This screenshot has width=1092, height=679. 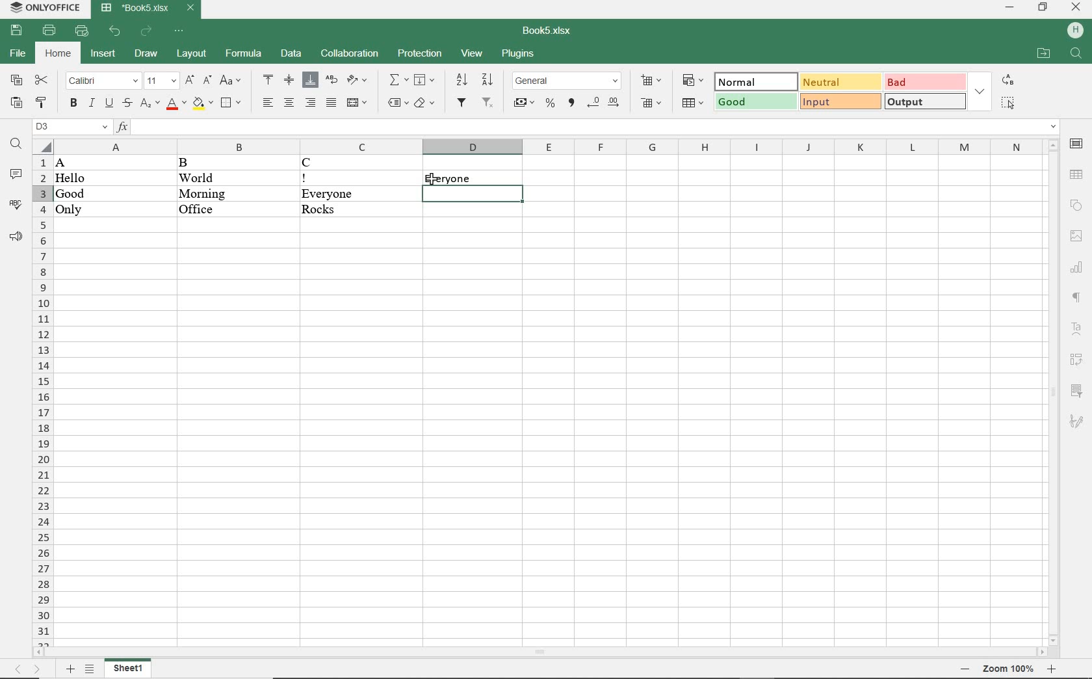 I want to click on Office, so click(x=203, y=209).